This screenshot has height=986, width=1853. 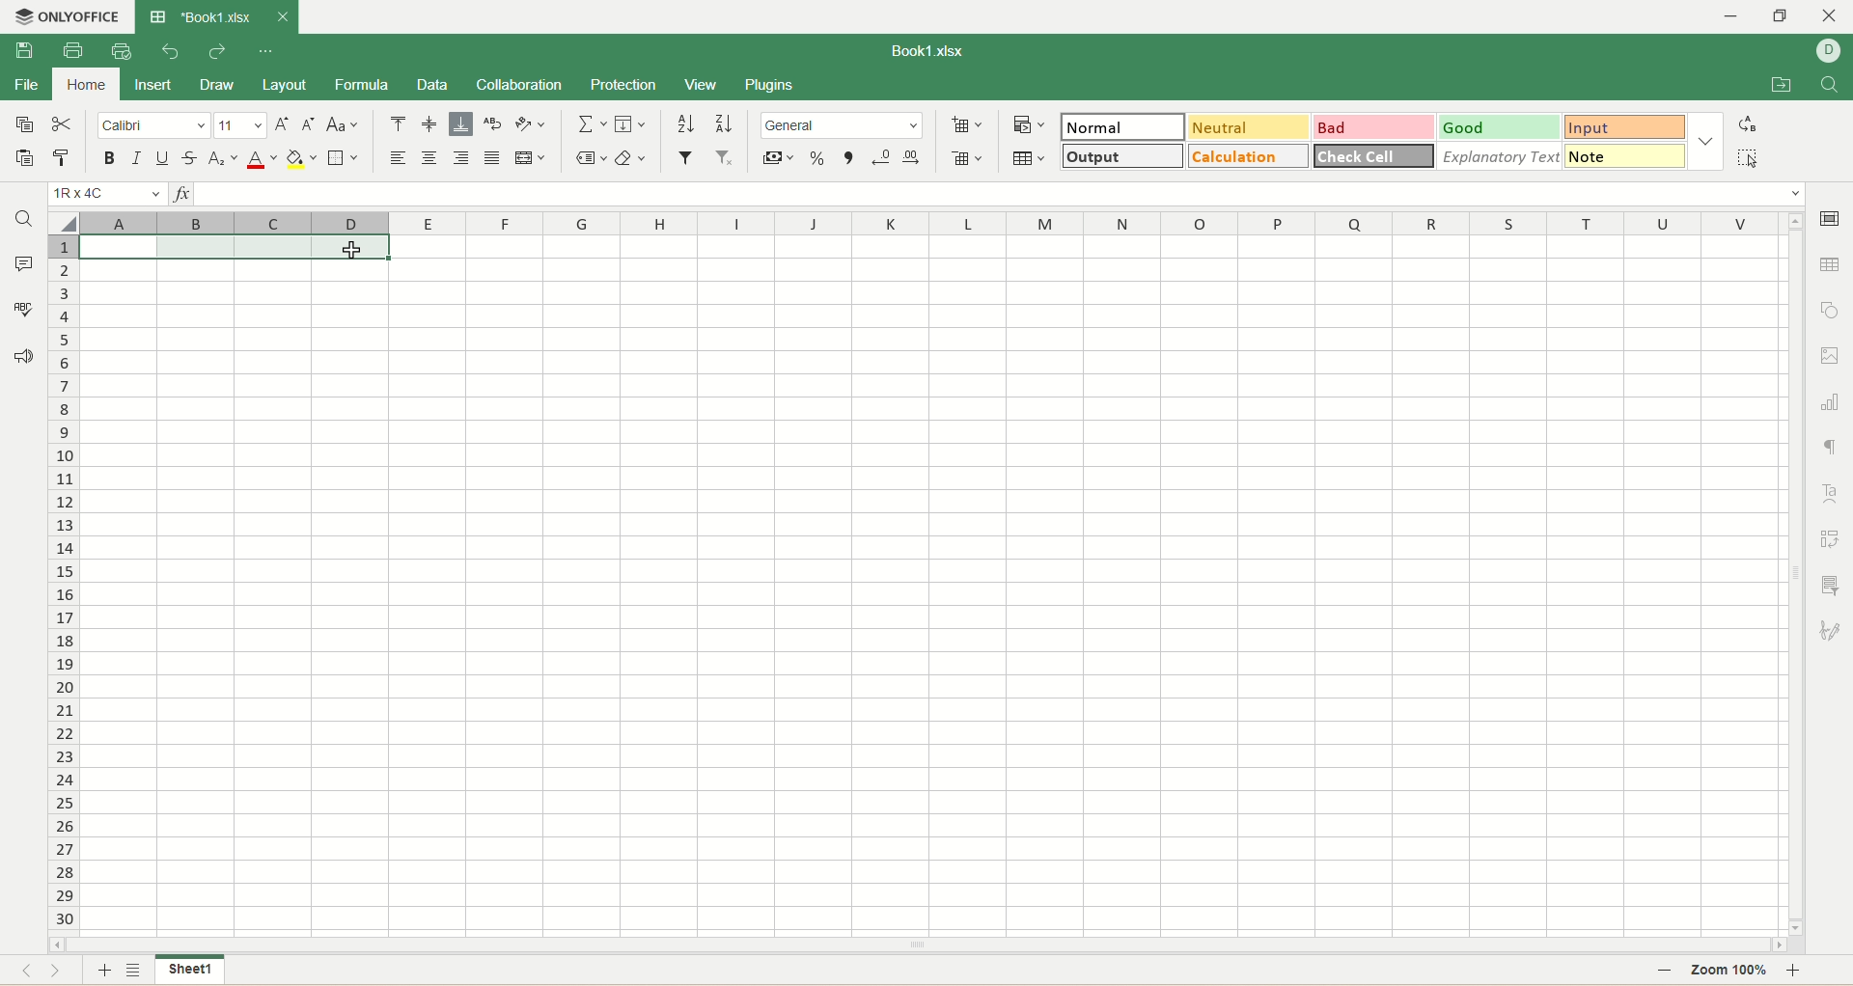 I want to click on underline, so click(x=164, y=160).